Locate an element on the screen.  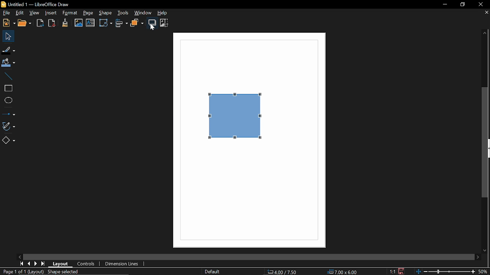
Shadow is located at coordinates (152, 23).